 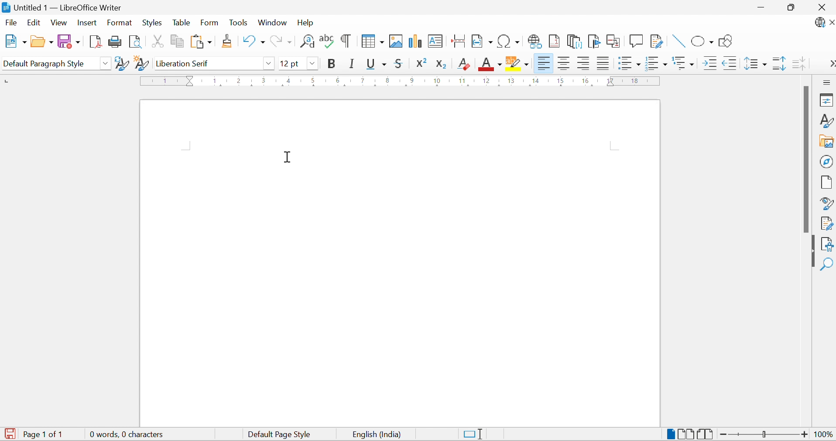 I want to click on 2, so click(x=240, y=79).